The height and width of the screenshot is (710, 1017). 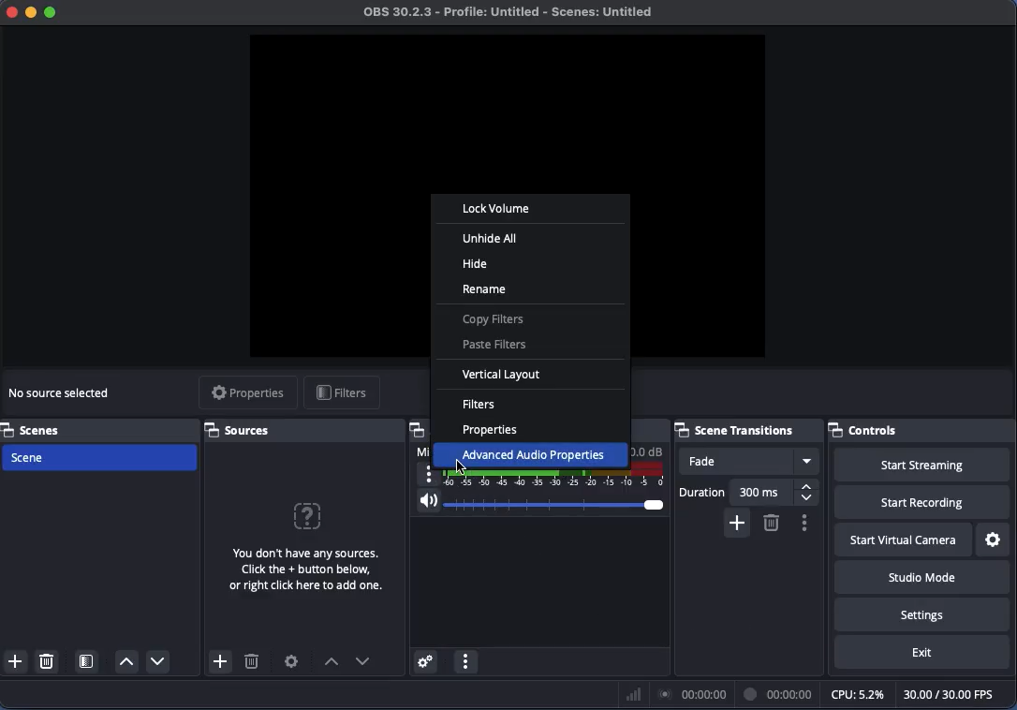 What do you see at coordinates (771, 523) in the screenshot?
I see `Delete` at bounding box center [771, 523].